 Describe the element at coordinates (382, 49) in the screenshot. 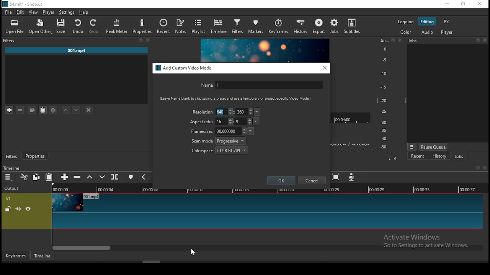

I see `o` at that location.